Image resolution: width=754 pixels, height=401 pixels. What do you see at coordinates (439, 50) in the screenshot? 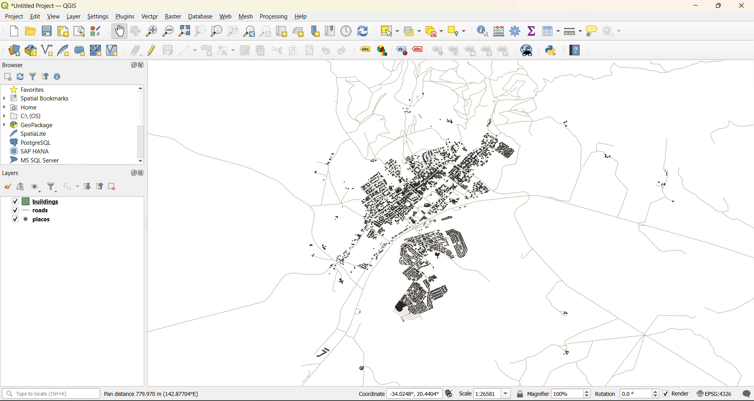
I see `style` at bounding box center [439, 50].